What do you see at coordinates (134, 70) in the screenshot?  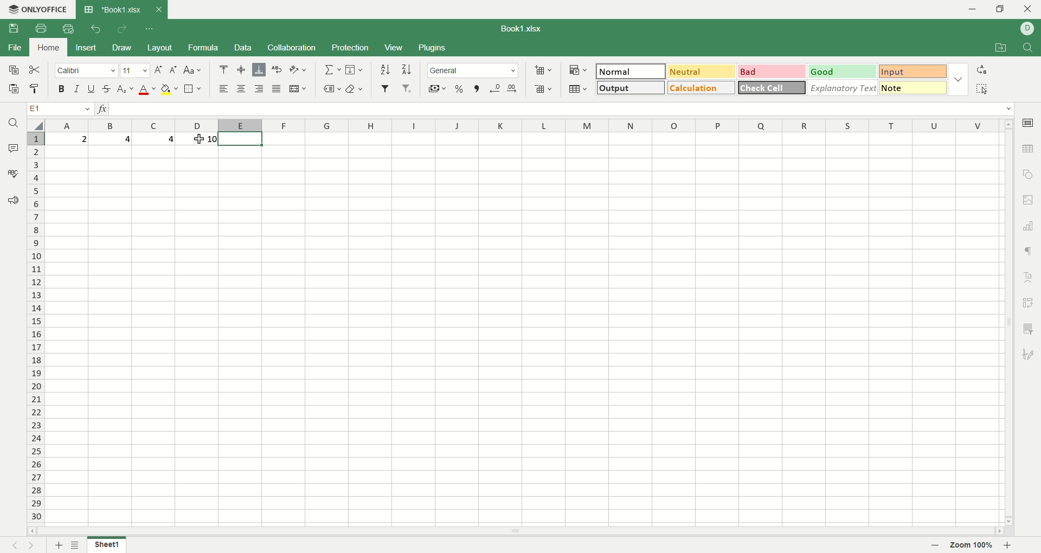 I see `font size` at bounding box center [134, 70].